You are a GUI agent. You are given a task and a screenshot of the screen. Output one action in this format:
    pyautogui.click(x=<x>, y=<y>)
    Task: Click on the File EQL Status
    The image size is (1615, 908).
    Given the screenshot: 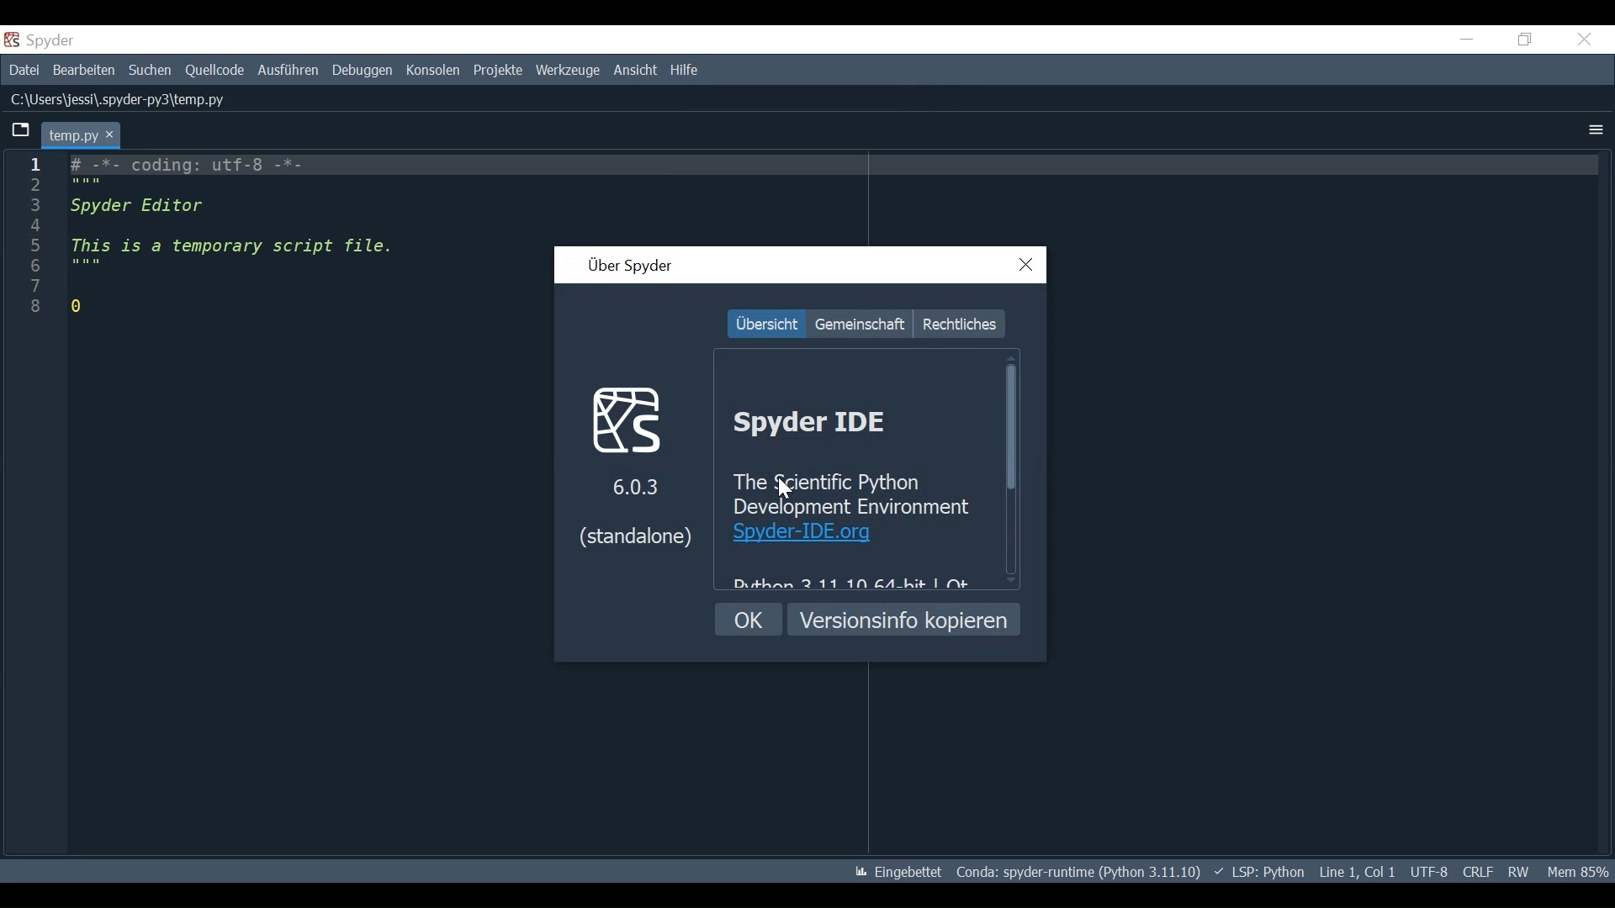 What is the action you would take?
    pyautogui.click(x=1479, y=872)
    